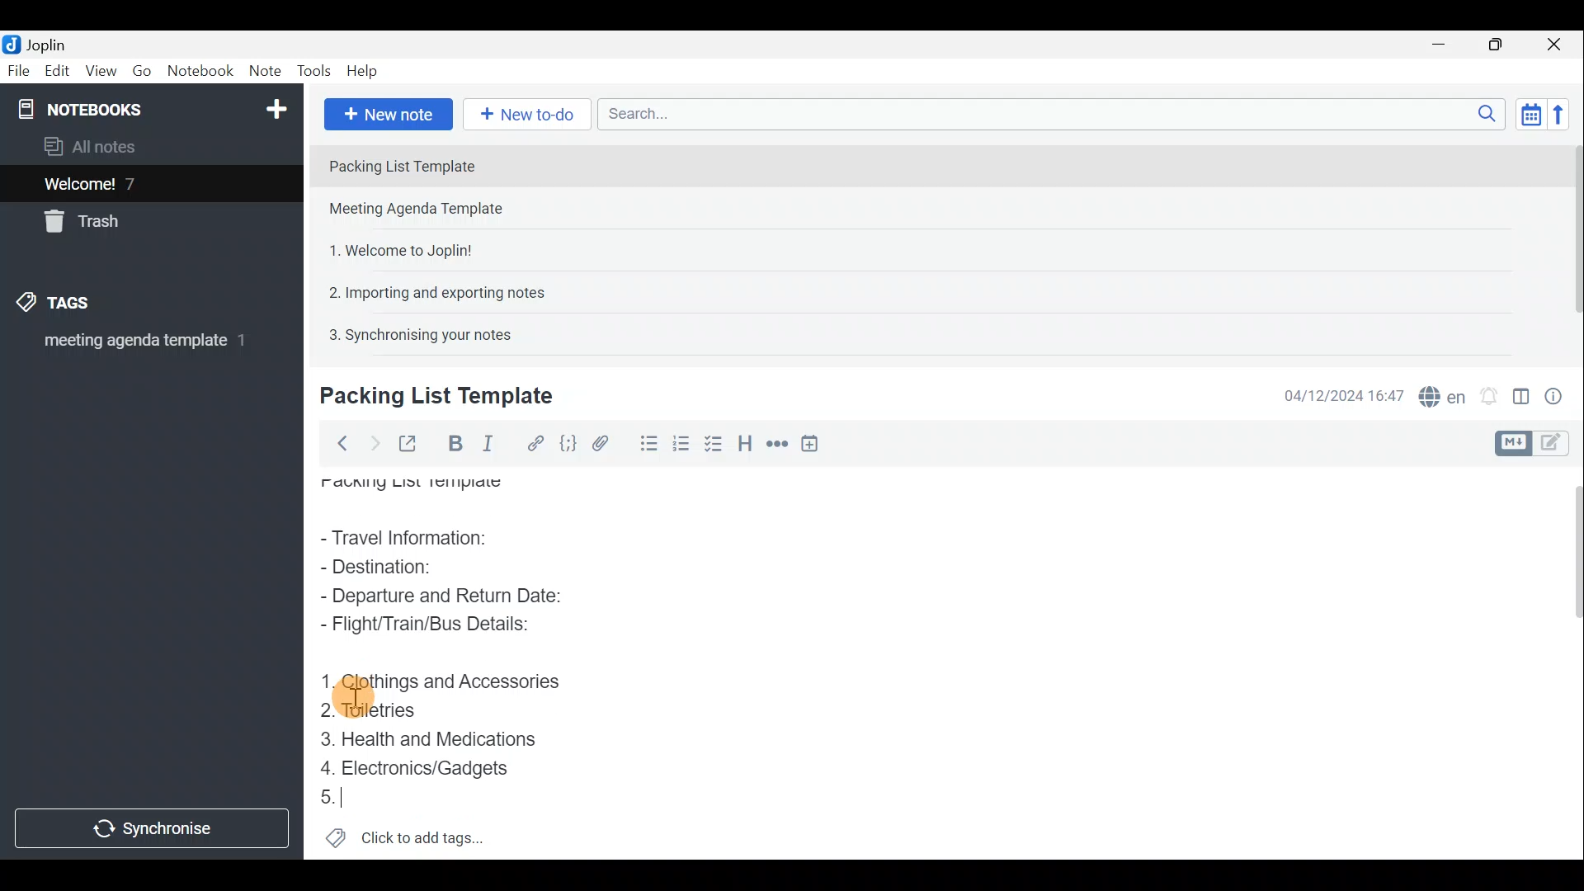  What do you see at coordinates (1516, 441) in the screenshot?
I see `Toggle editors` at bounding box center [1516, 441].